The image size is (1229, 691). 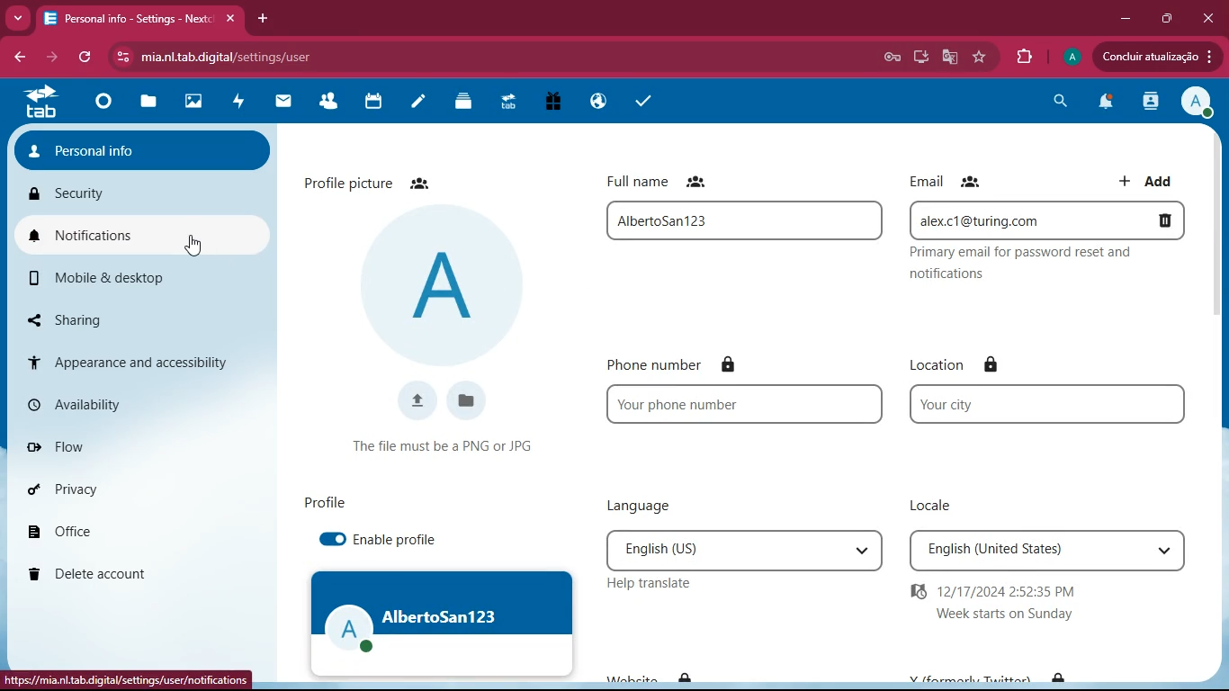 What do you see at coordinates (951, 182) in the screenshot?
I see `email` at bounding box center [951, 182].